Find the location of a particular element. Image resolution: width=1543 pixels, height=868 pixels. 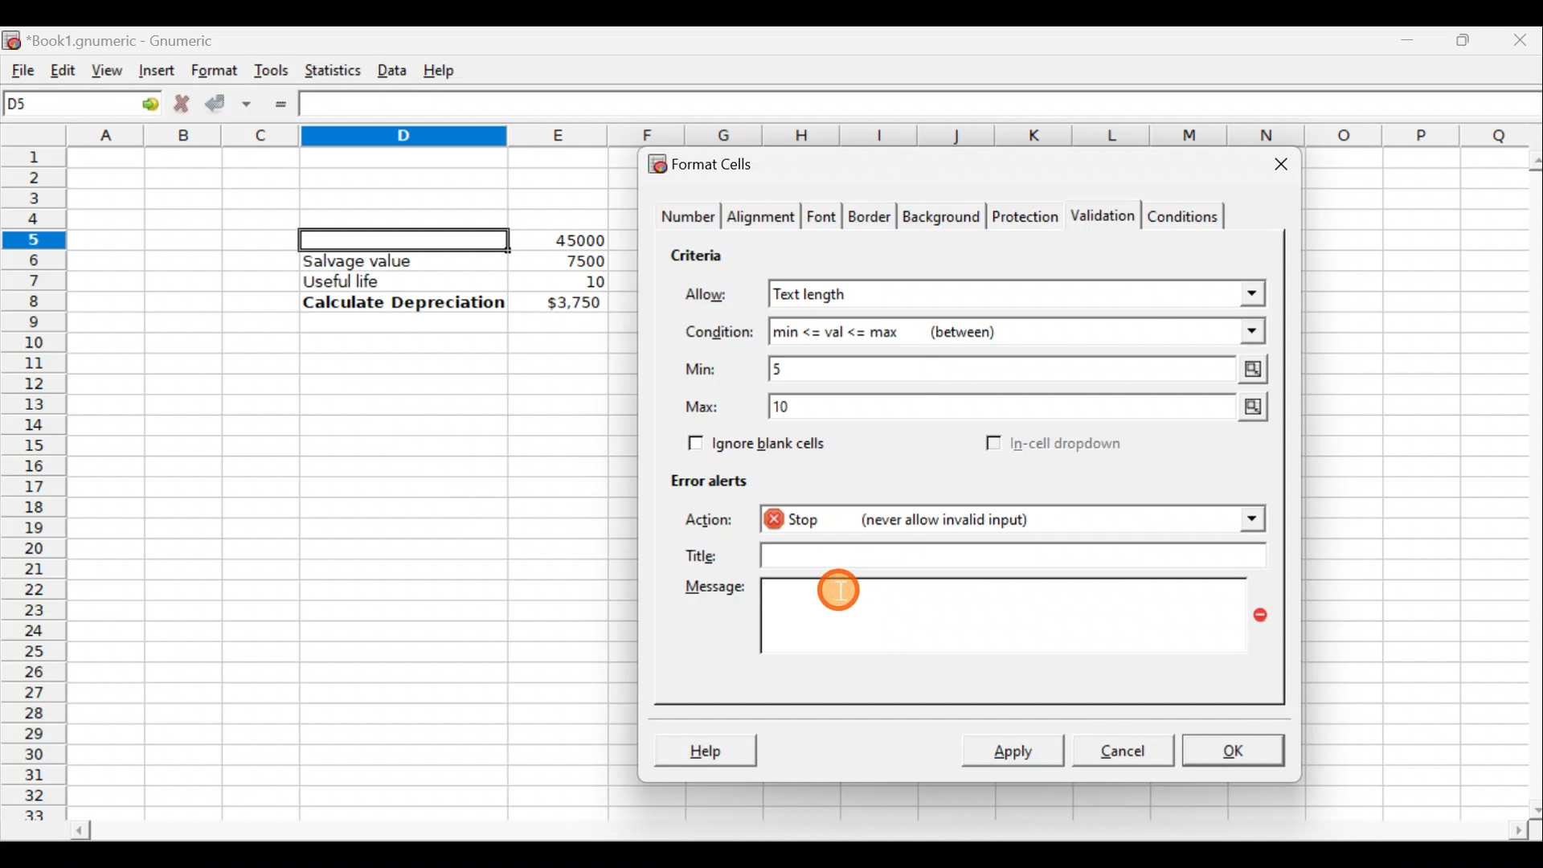

In-cell dropdown is located at coordinates (1070, 444).